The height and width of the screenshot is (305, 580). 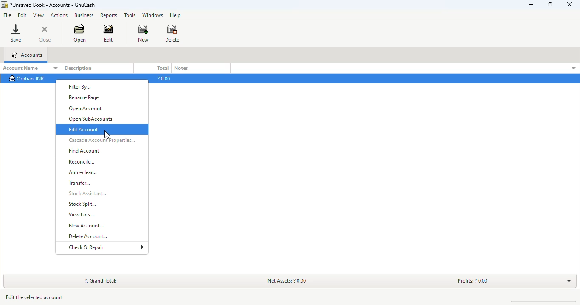 What do you see at coordinates (130, 16) in the screenshot?
I see `tools` at bounding box center [130, 16].